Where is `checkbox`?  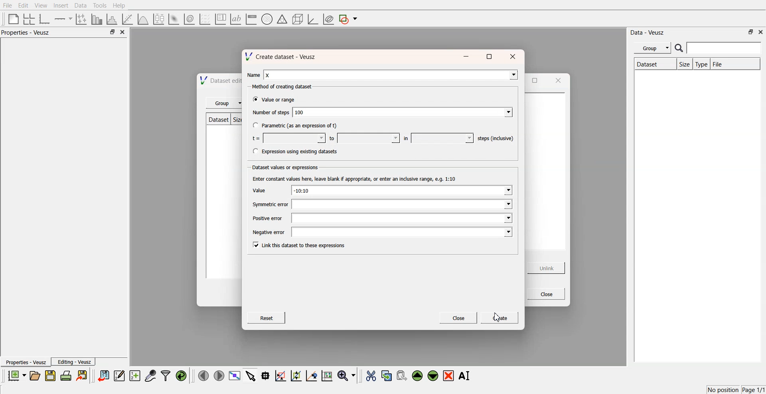
checkbox is located at coordinates (255, 100).